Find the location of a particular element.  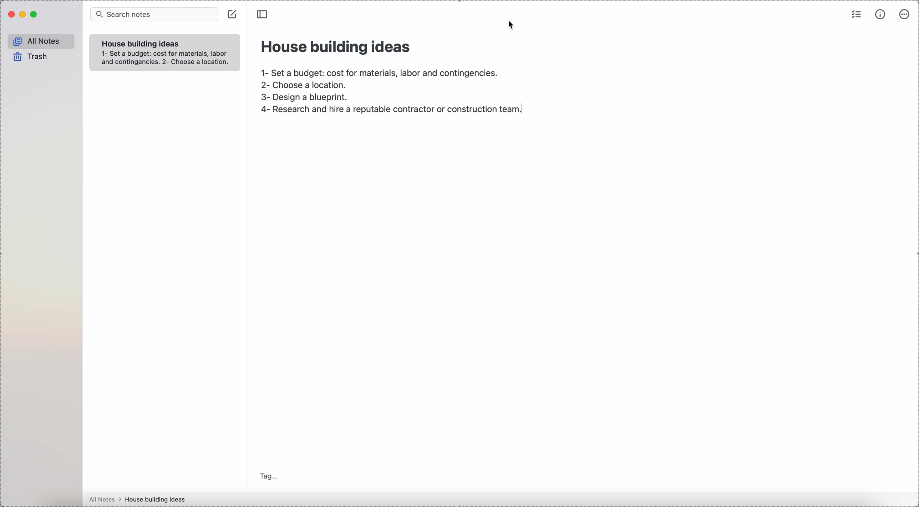

maximize Simplenote is located at coordinates (36, 15).